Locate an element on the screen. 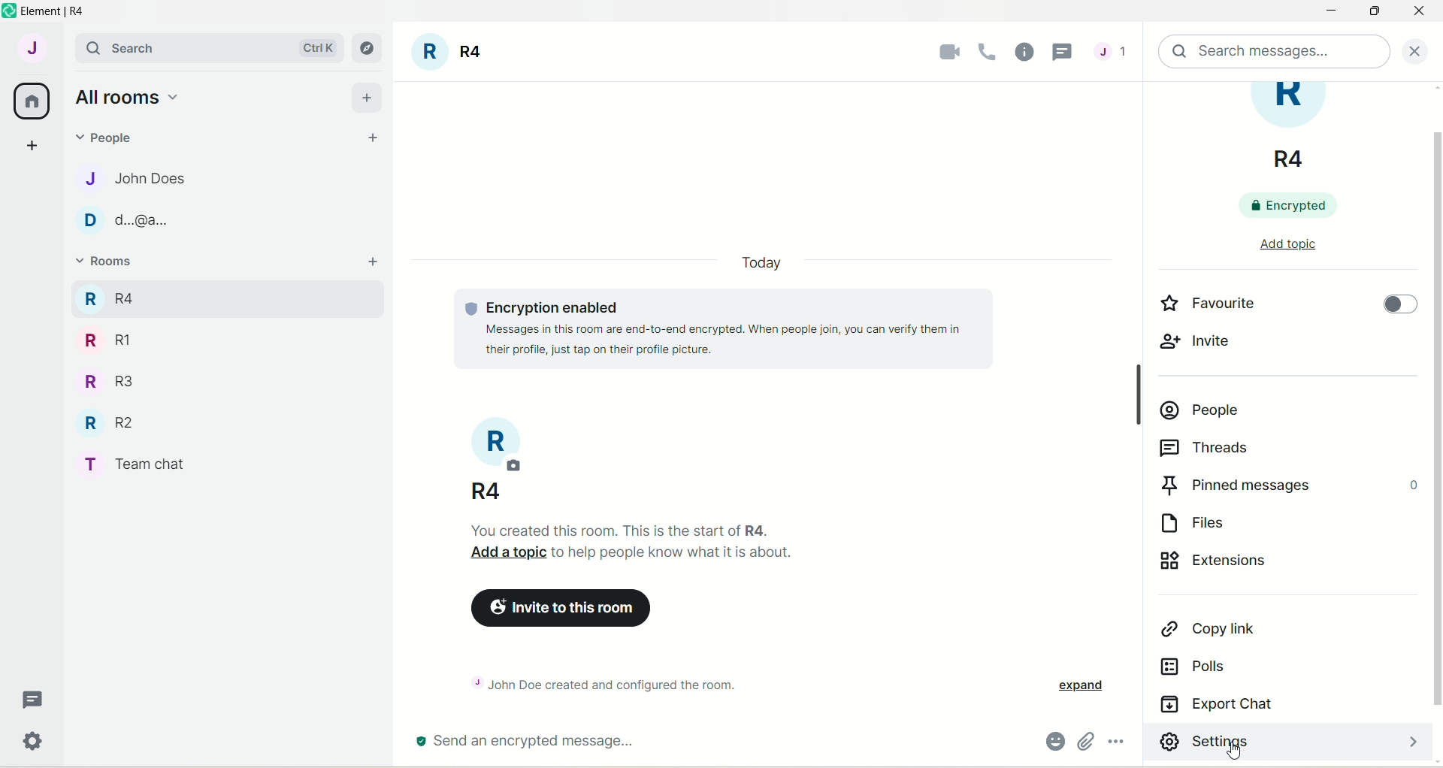 This screenshot has height=768, width=1443. threads is located at coordinates (1111, 55).